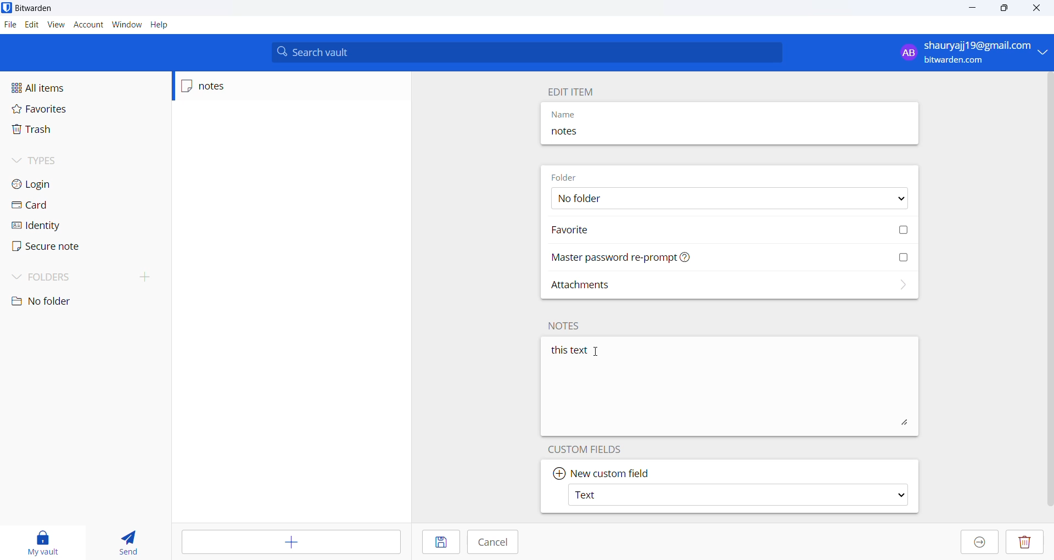 This screenshot has height=560, width=1054. Describe the element at coordinates (741, 496) in the screenshot. I see `Text` at that location.